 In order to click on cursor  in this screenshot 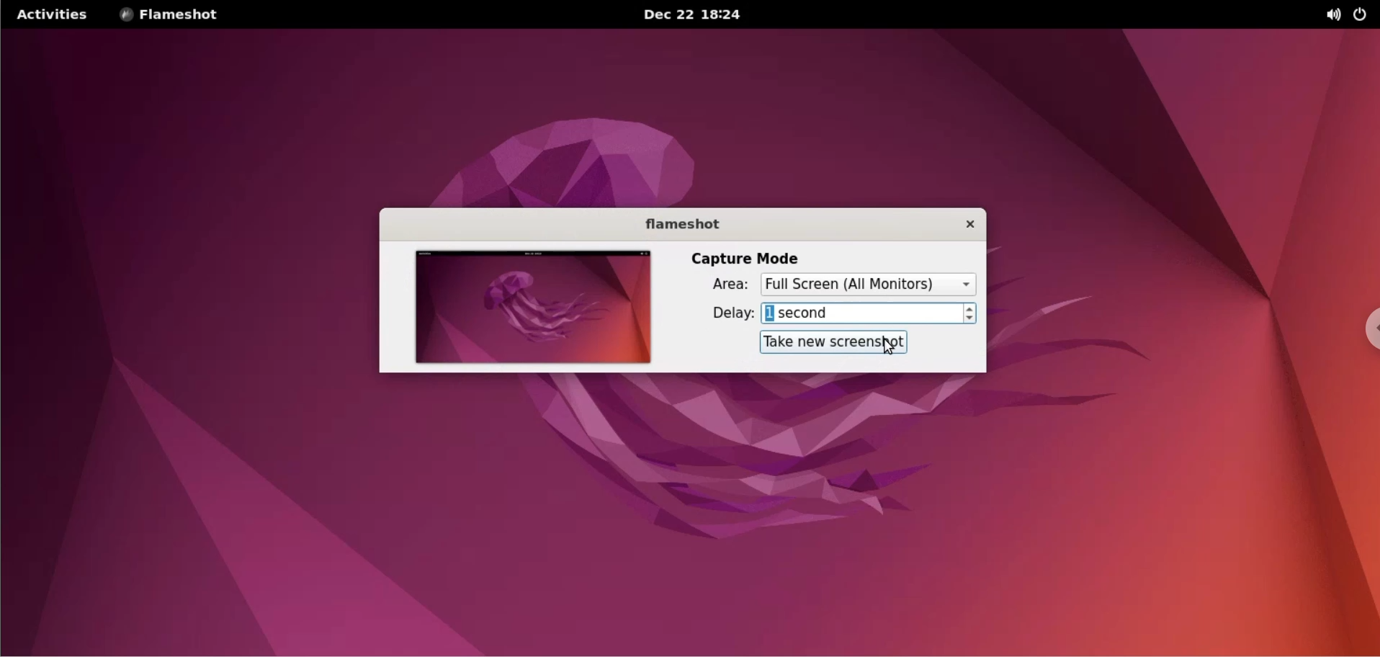, I will do `click(892, 347)`.